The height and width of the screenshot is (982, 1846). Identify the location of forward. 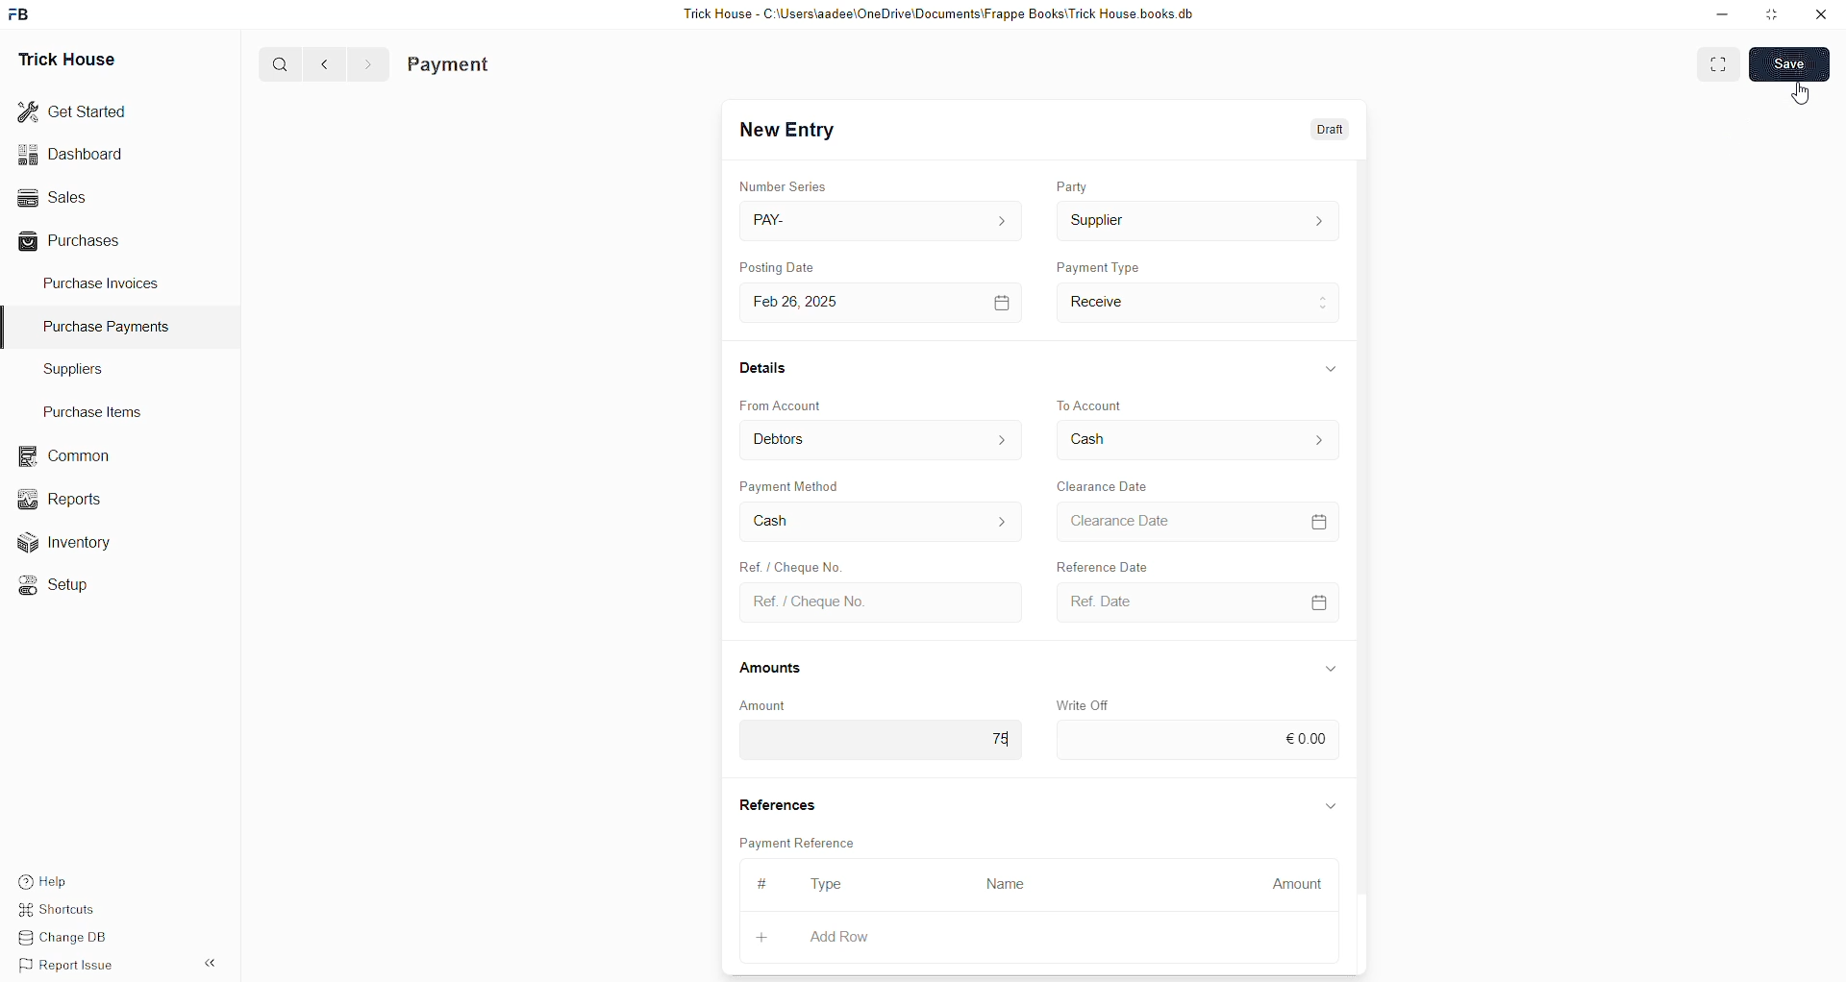
(367, 64).